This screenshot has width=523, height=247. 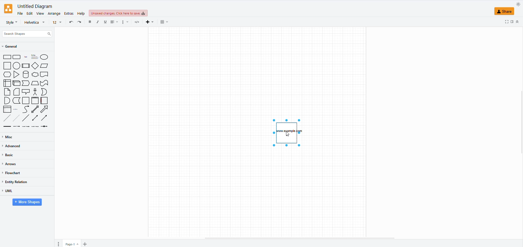 What do you see at coordinates (44, 92) in the screenshot?
I see `Or` at bounding box center [44, 92].